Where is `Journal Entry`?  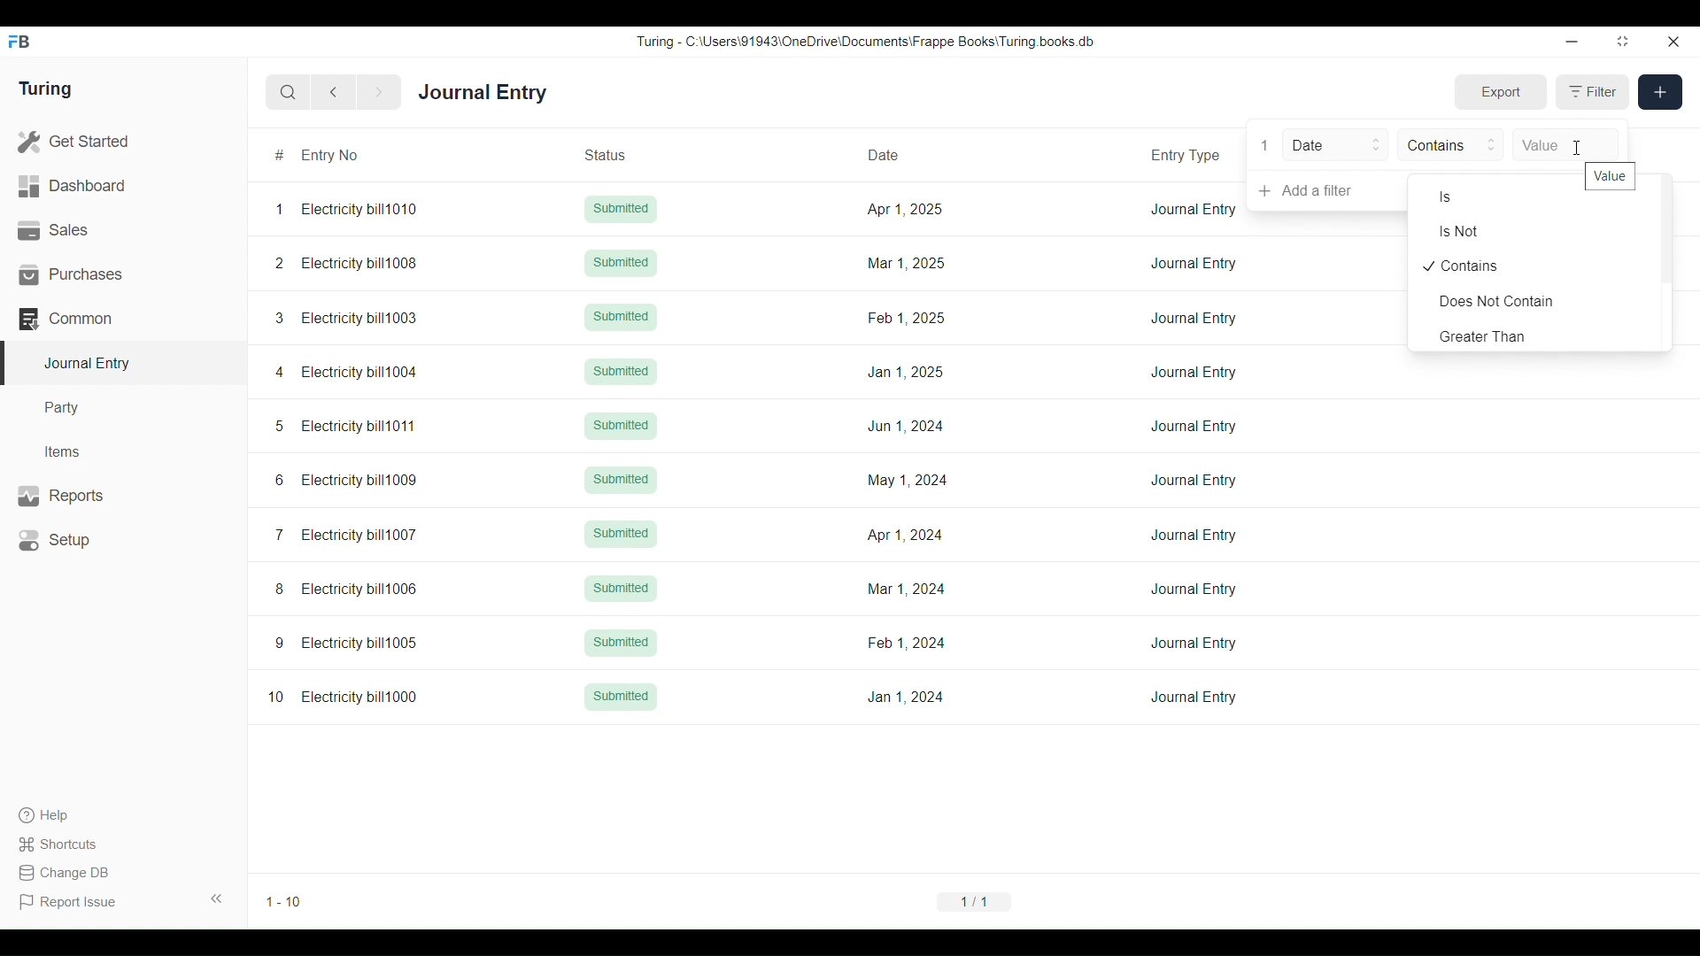
Journal Entry is located at coordinates (1194, 535).